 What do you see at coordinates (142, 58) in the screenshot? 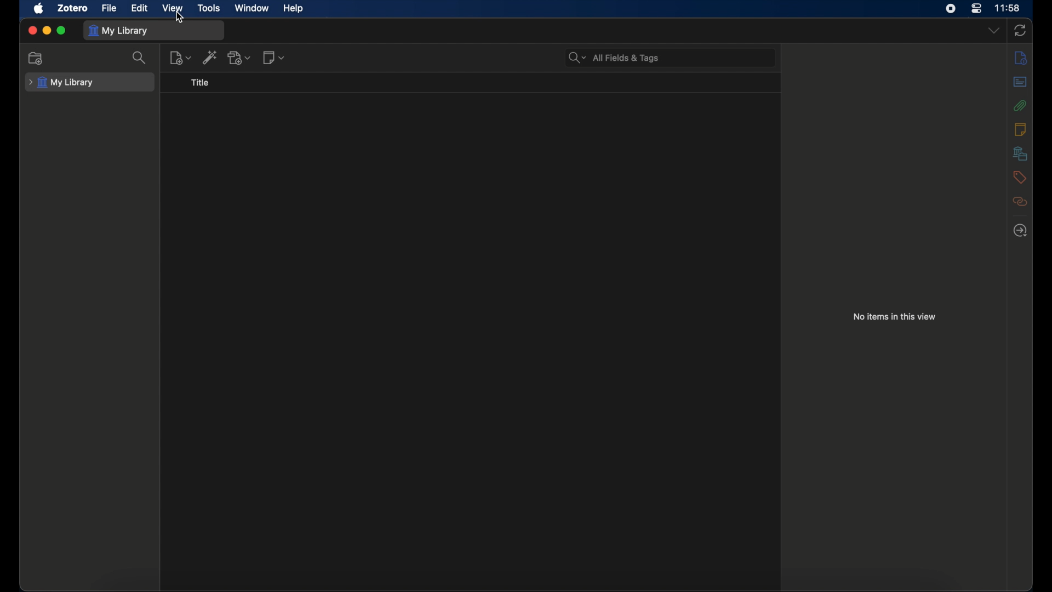
I see `search` at bounding box center [142, 58].